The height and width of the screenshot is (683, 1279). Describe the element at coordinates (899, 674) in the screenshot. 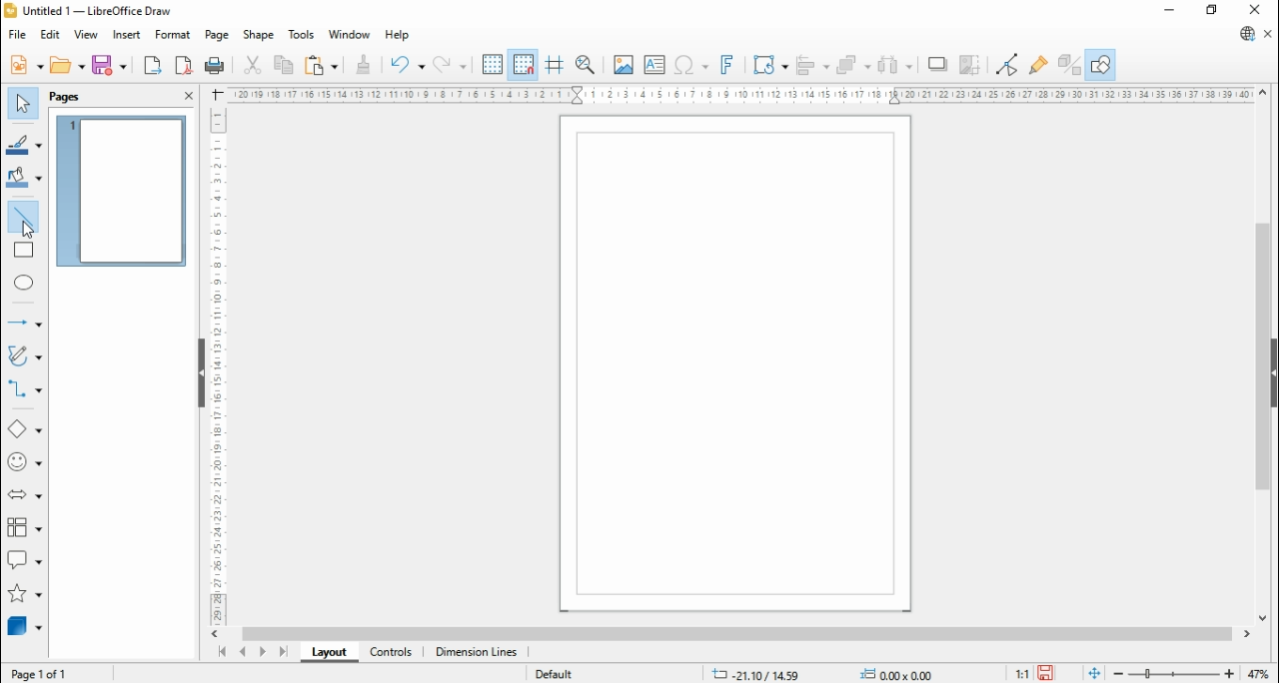

I see `0.00x0.00` at that location.